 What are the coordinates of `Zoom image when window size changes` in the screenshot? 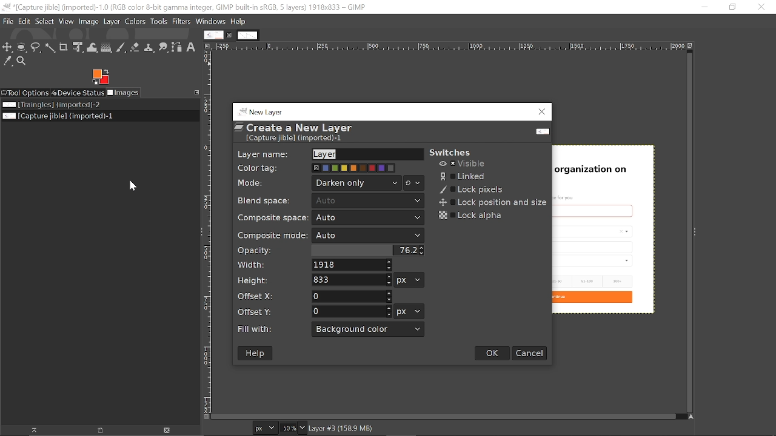 It's located at (691, 45).